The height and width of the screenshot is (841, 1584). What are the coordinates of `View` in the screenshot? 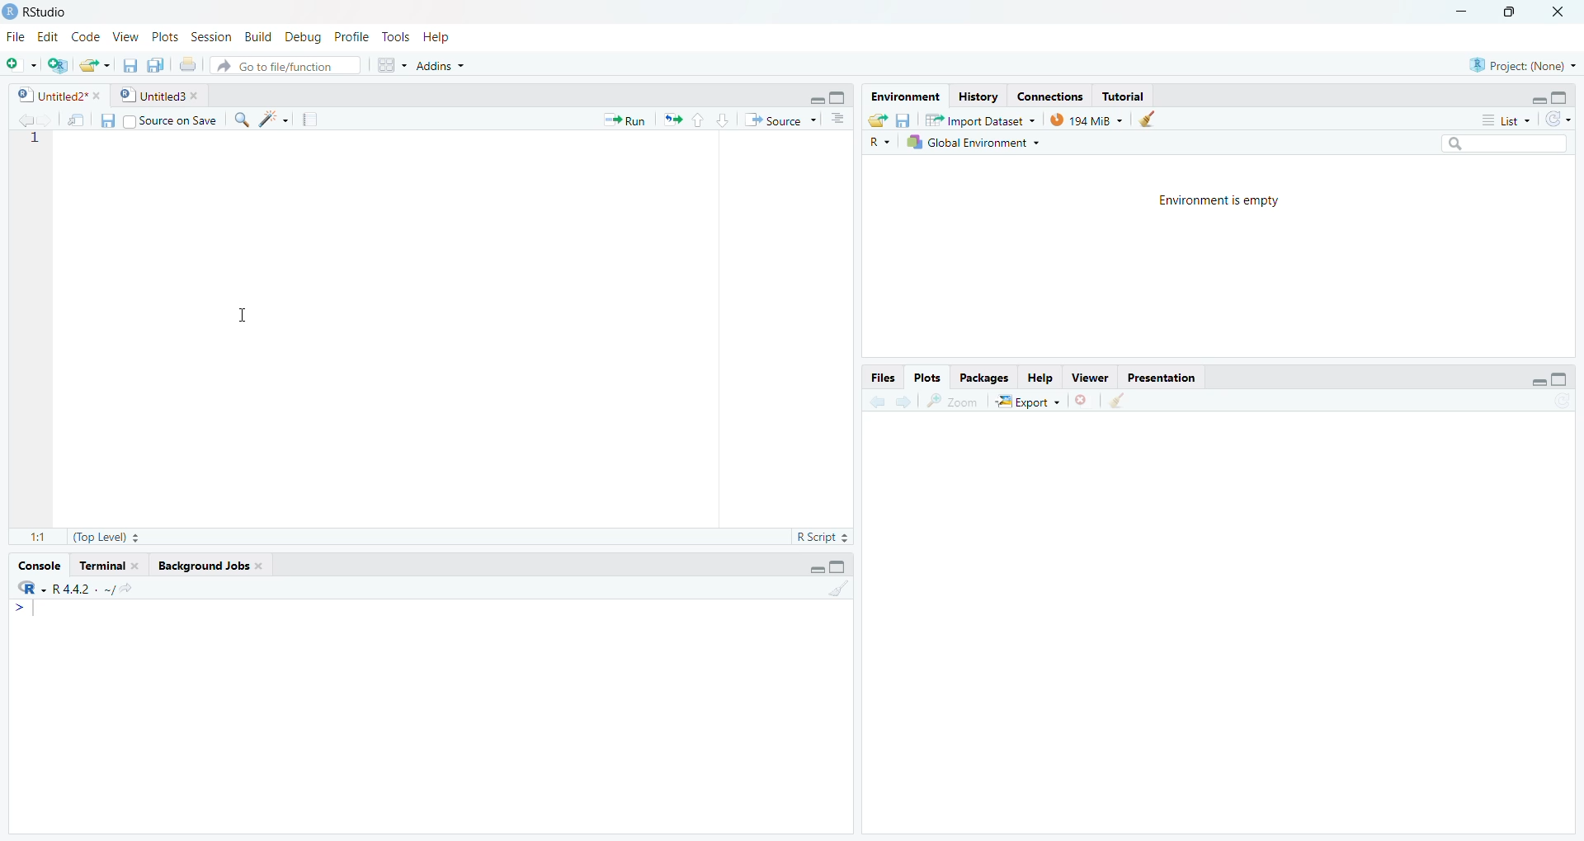 It's located at (123, 38).